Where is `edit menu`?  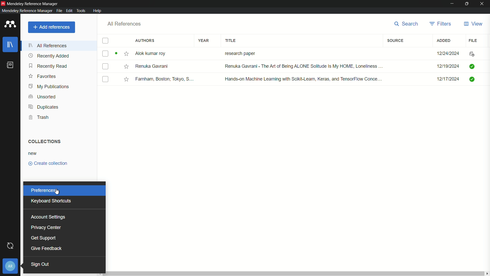
edit menu is located at coordinates (69, 11).